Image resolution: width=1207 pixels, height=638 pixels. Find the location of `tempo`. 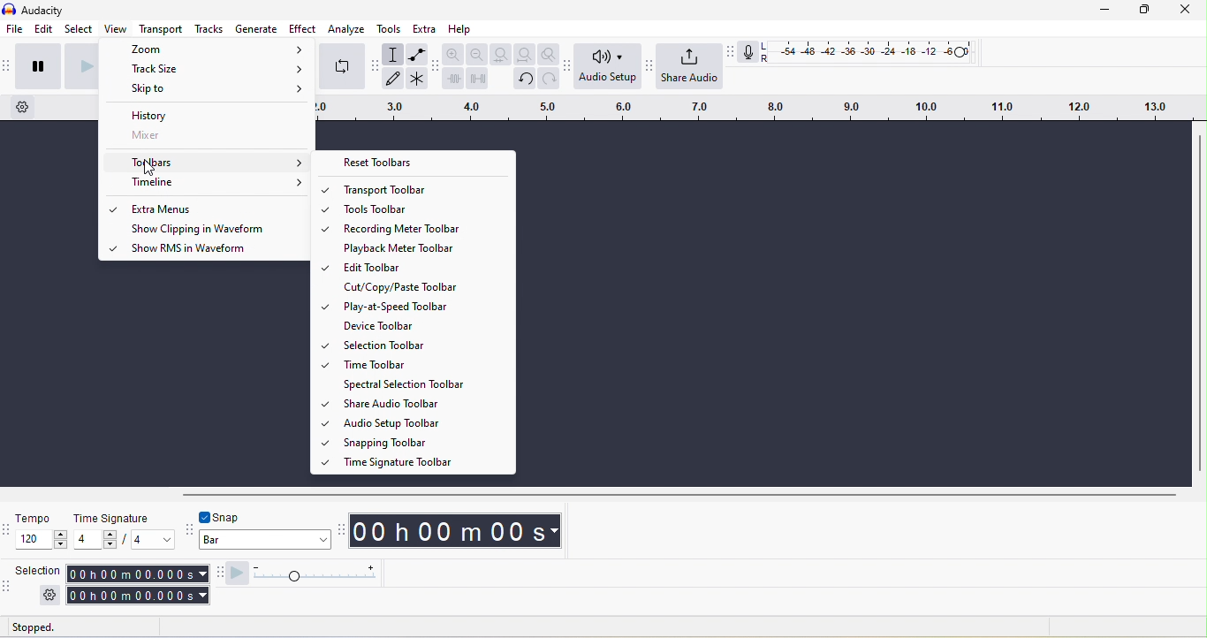

tempo is located at coordinates (35, 518).